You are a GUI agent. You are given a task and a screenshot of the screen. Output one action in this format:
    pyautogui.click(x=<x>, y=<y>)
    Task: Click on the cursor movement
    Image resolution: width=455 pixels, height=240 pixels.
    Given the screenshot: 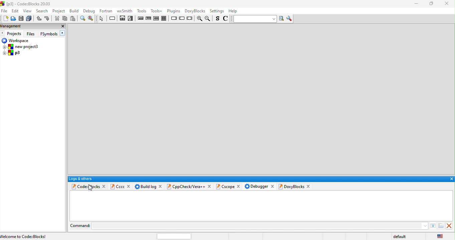 What is the action you would take?
    pyautogui.click(x=91, y=188)
    